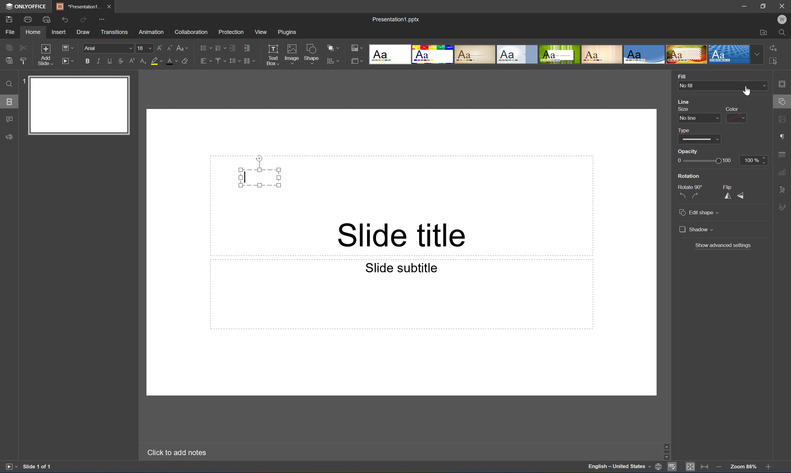 This screenshot has width=791, height=473. I want to click on Size, so click(682, 109).